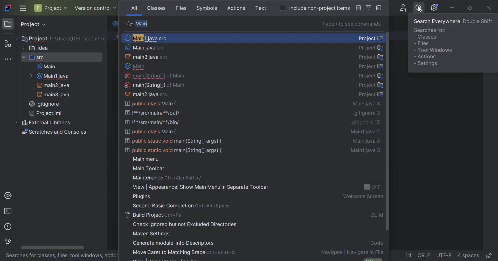 The image size is (498, 261). Describe the element at coordinates (42, 123) in the screenshot. I see `External Libraries` at that location.